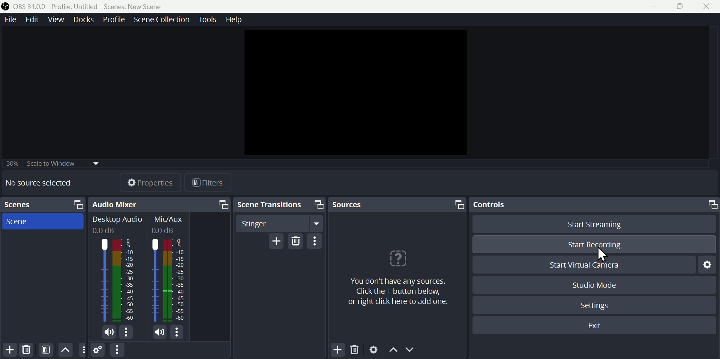 This screenshot has height=359, width=720. What do you see at coordinates (708, 7) in the screenshot?
I see `Close` at bounding box center [708, 7].